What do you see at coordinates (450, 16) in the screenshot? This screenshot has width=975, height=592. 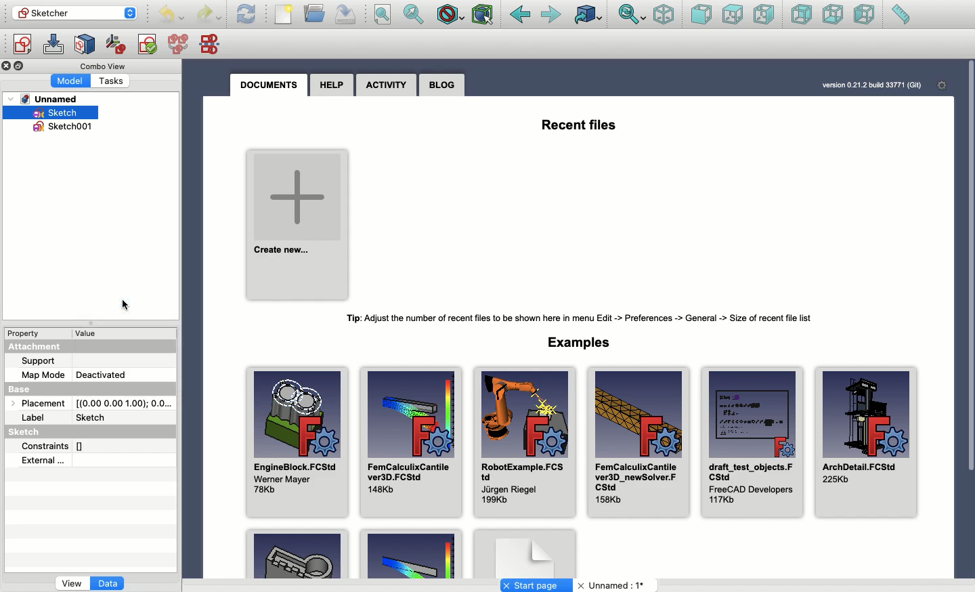 I see `Draw style` at bounding box center [450, 16].